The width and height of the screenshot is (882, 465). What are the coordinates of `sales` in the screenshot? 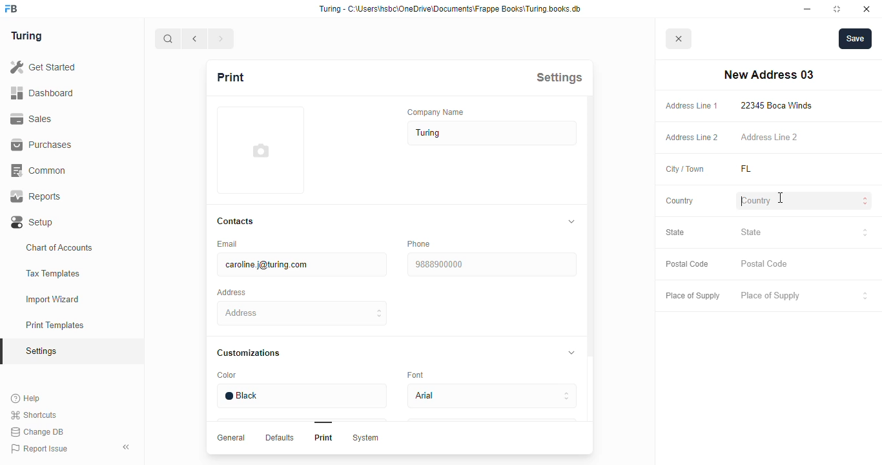 It's located at (34, 119).